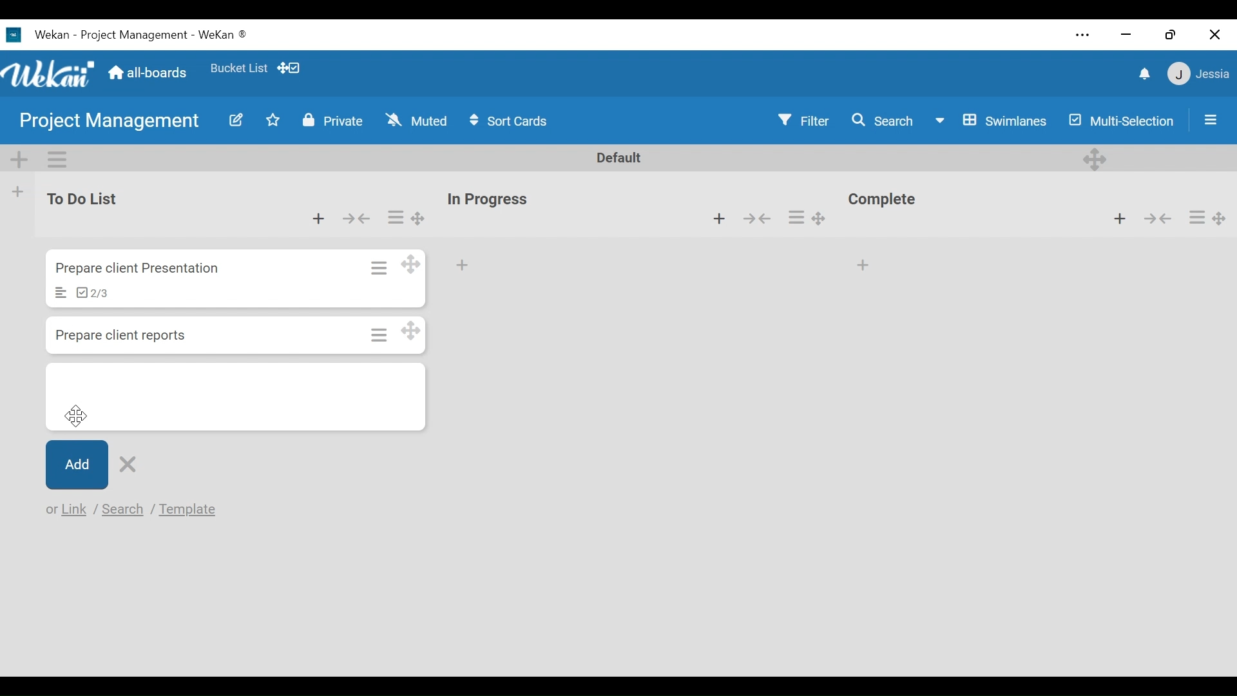 The height and width of the screenshot is (696, 1237). Describe the element at coordinates (511, 121) in the screenshot. I see `Sort cards` at that location.